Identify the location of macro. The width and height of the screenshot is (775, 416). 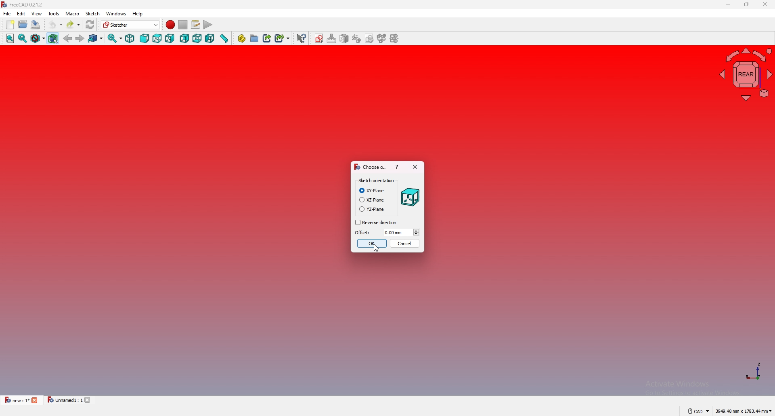
(72, 13).